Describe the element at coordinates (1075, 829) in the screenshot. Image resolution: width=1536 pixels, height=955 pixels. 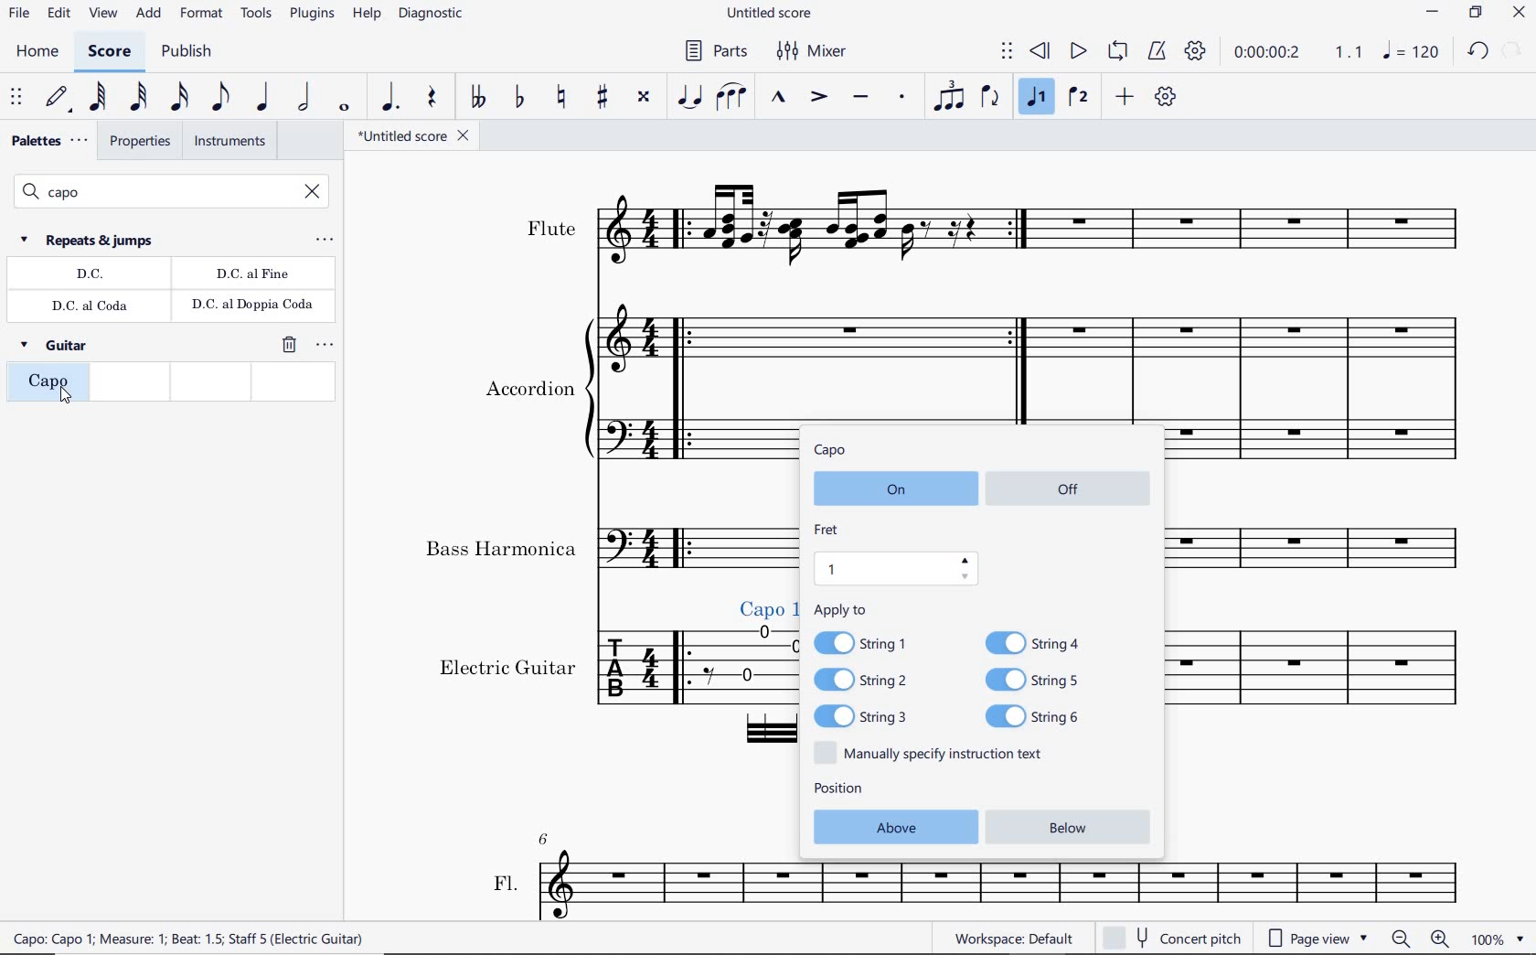
I see `below` at that location.